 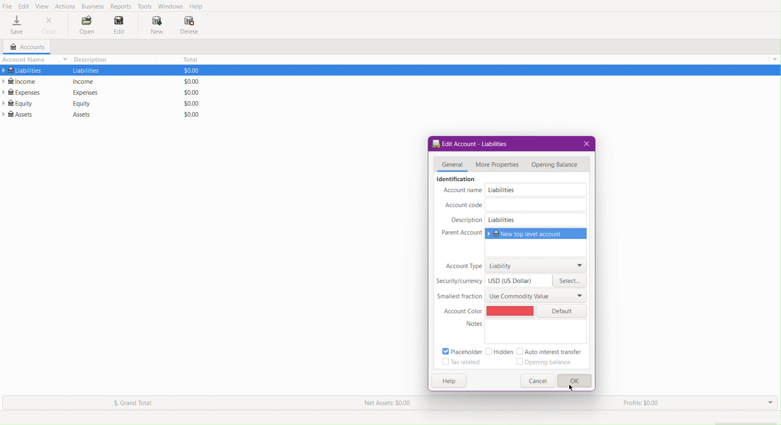 I want to click on Expenses, so click(x=85, y=92).